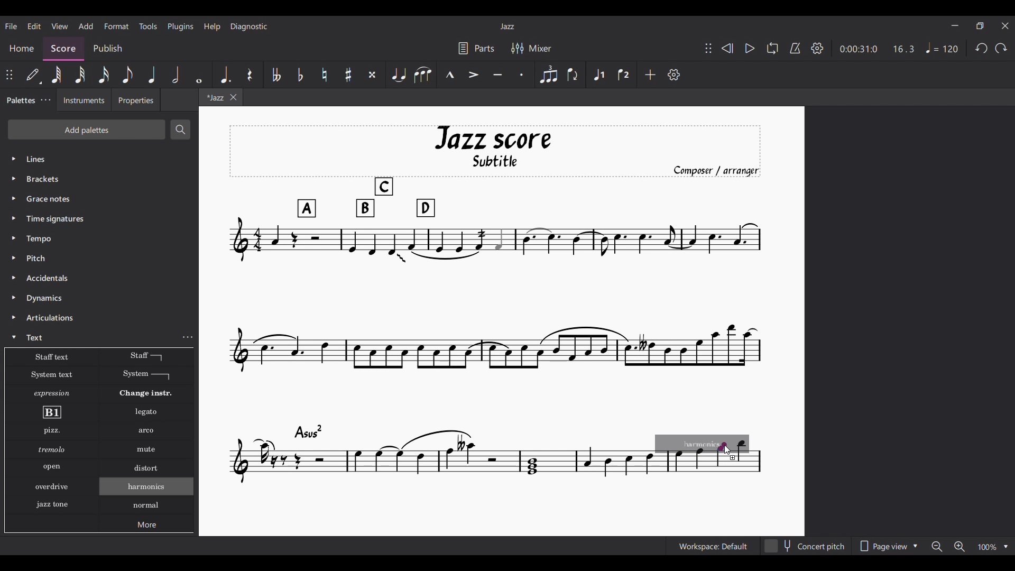 The image size is (1015, 571). Describe the element at coordinates (86, 26) in the screenshot. I see `Add menu` at that location.